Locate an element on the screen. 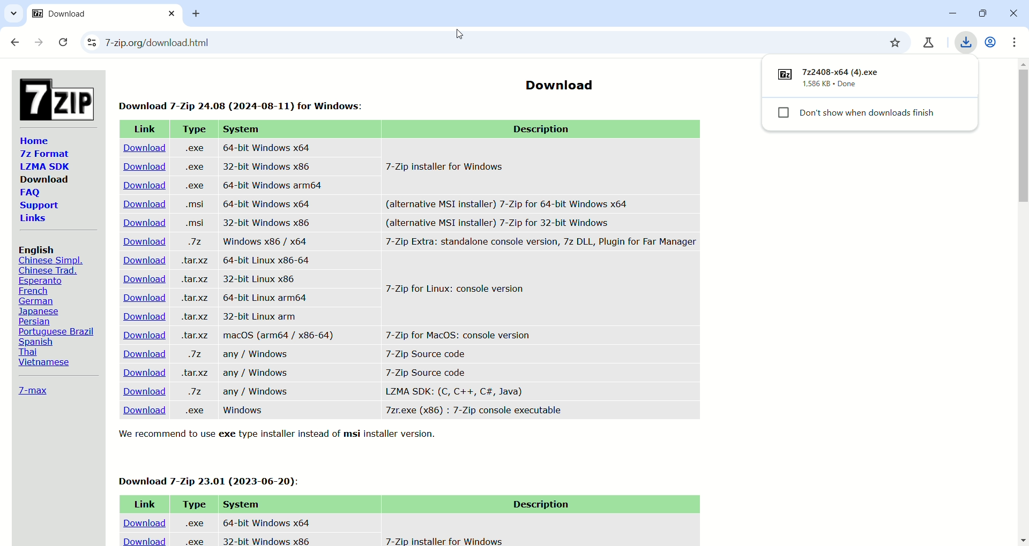  msi is located at coordinates (193, 205).